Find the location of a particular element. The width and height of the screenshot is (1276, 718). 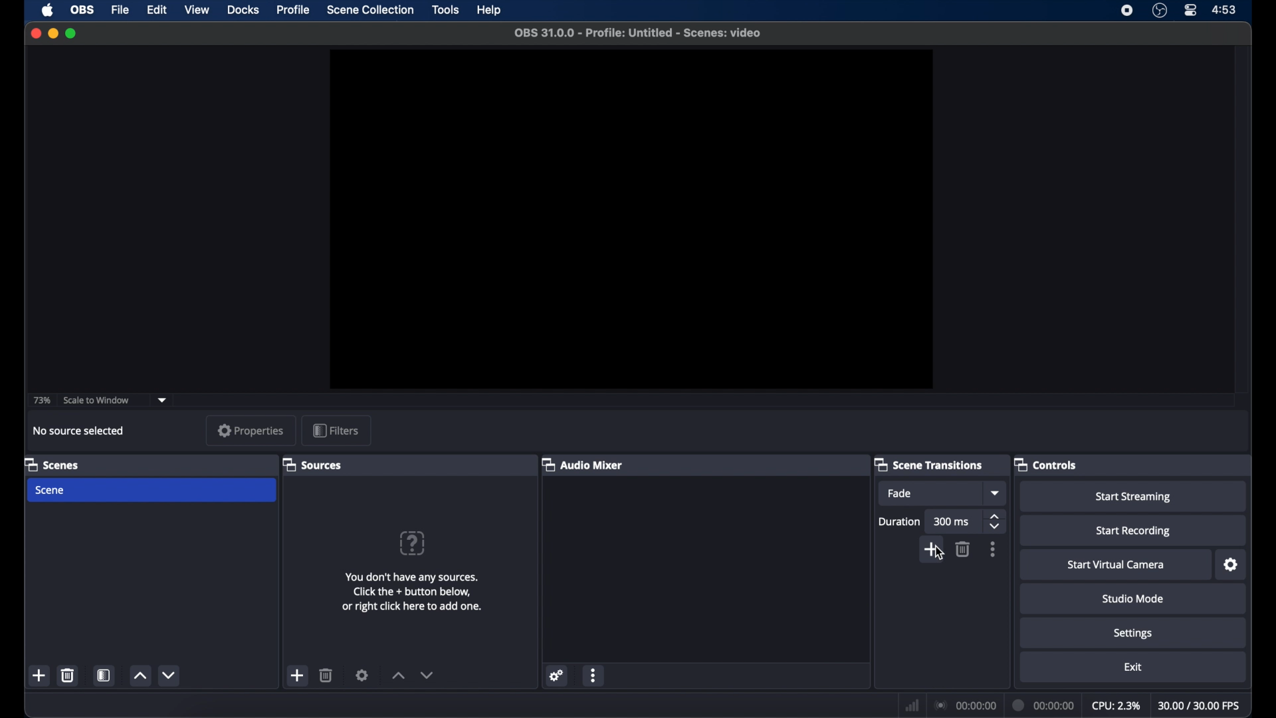

fps is located at coordinates (1200, 705).